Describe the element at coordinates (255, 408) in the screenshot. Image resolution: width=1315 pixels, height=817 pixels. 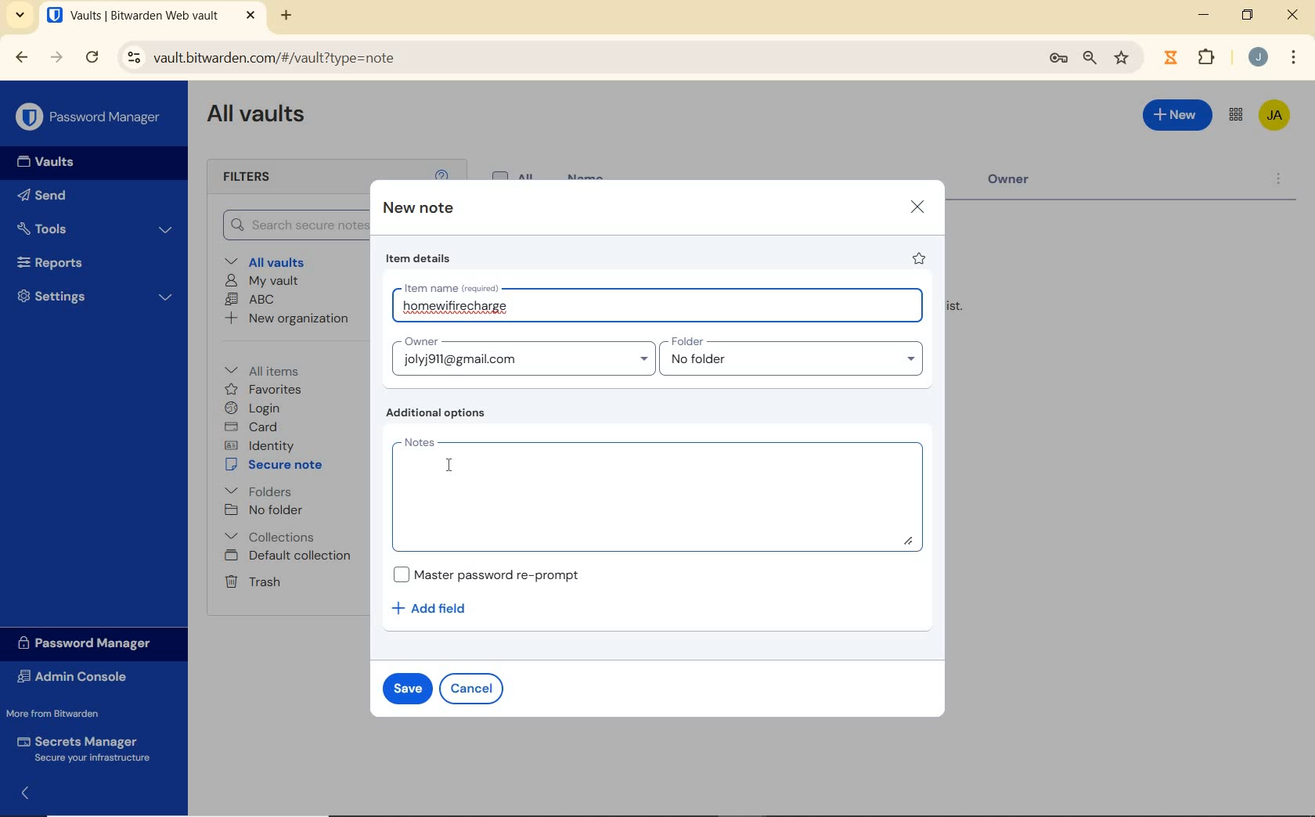
I see `login` at that location.